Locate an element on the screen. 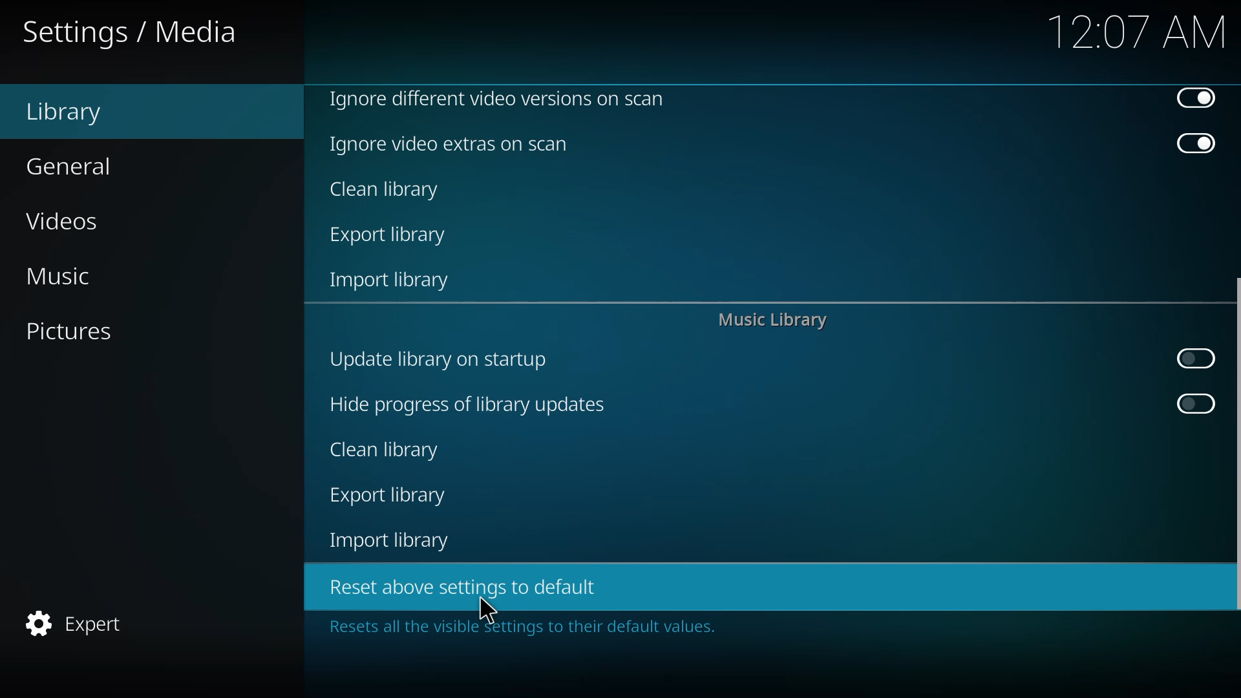 The width and height of the screenshot is (1241, 698). pictures is located at coordinates (67, 331).